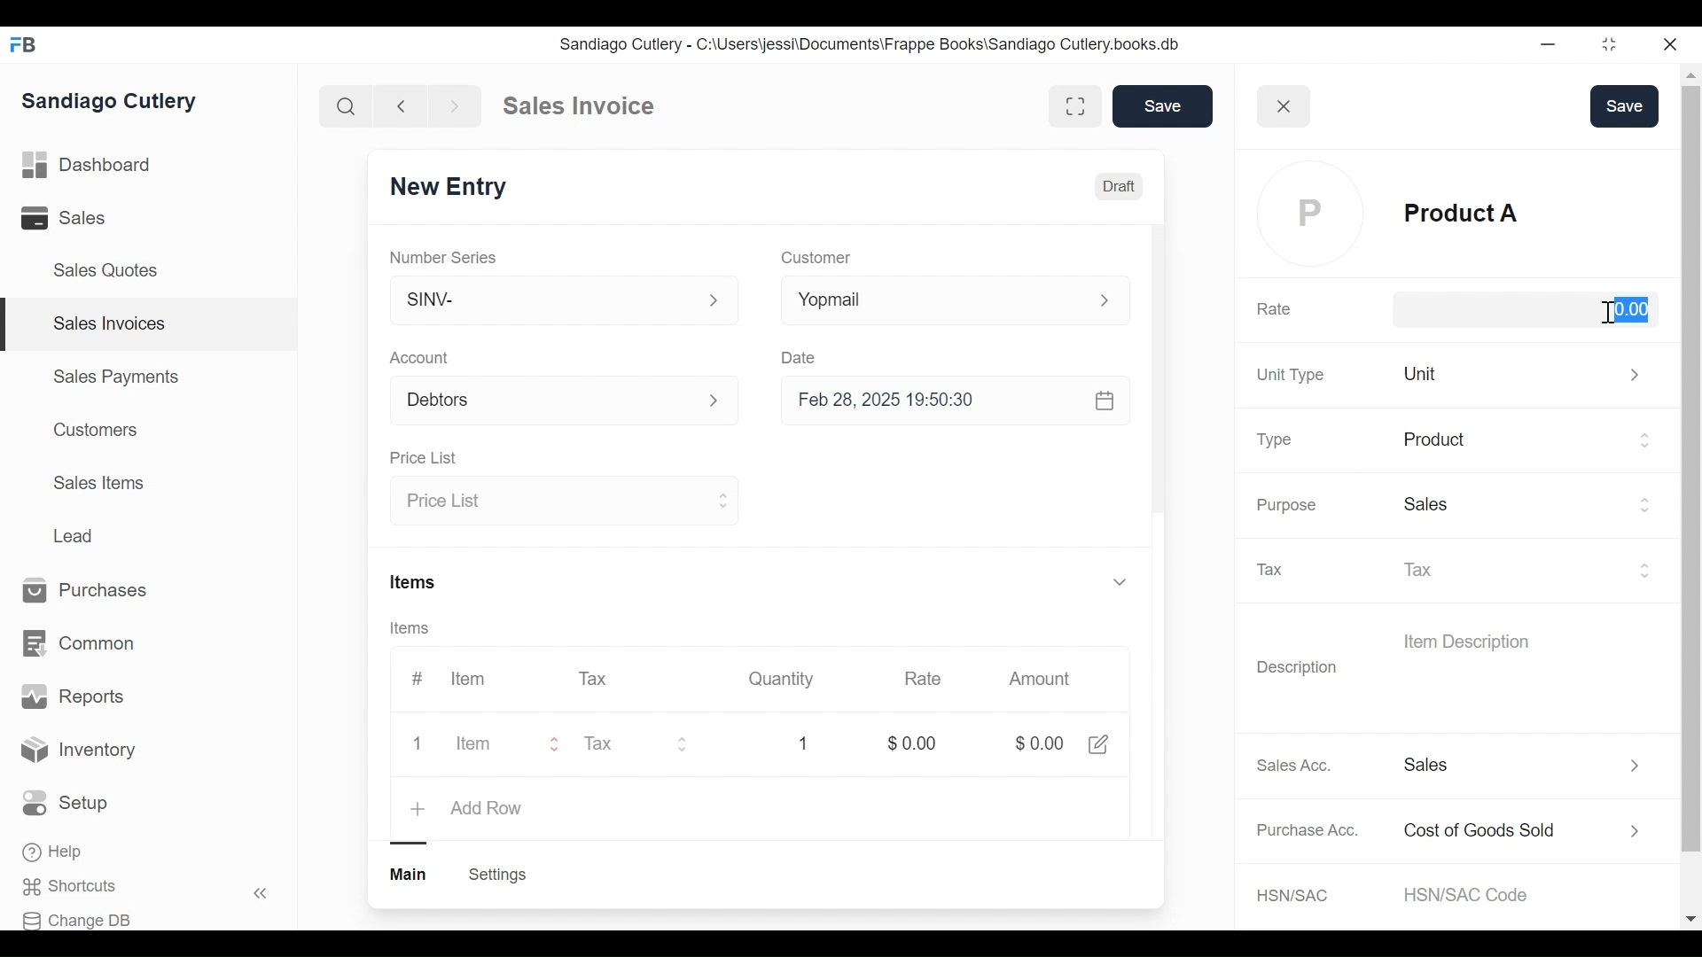  What do you see at coordinates (578, 106) in the screenshot?
I see `Sales Invoice` at bounding box center [578, 106].